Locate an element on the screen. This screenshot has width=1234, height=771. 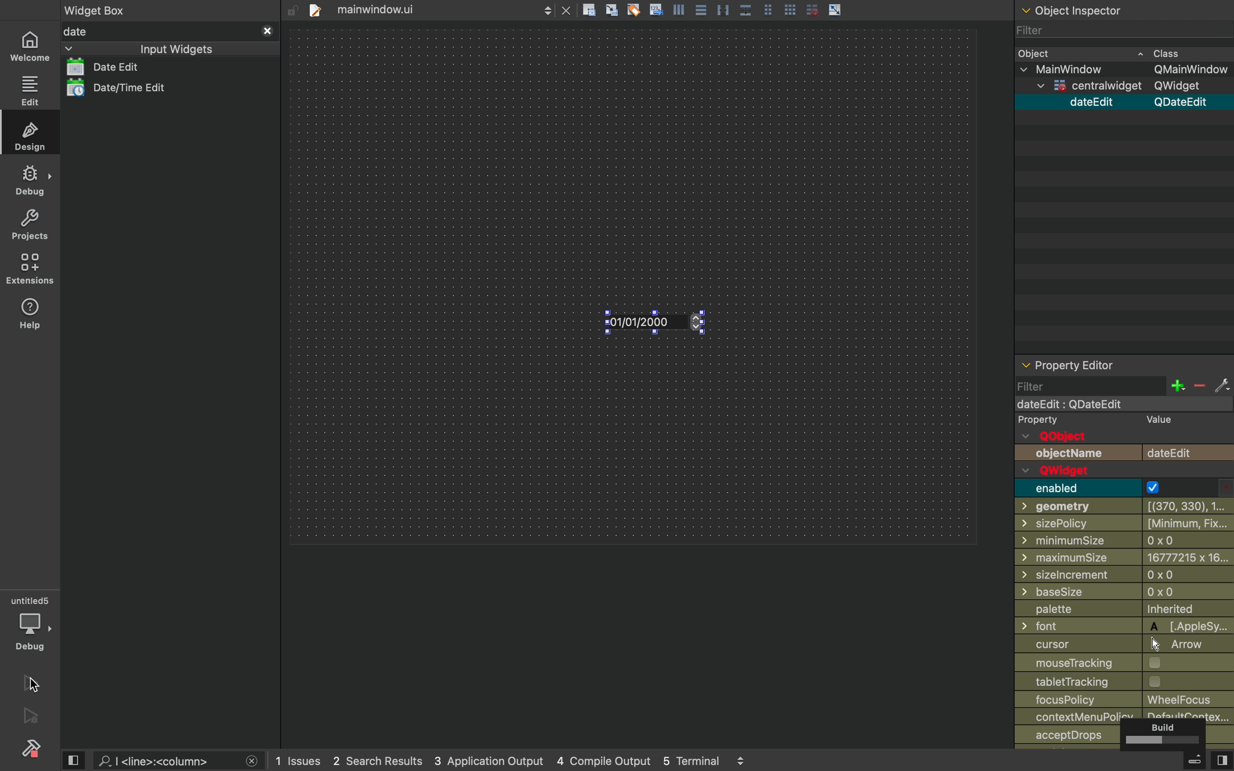
policy is located at coordinates (1125, 699).